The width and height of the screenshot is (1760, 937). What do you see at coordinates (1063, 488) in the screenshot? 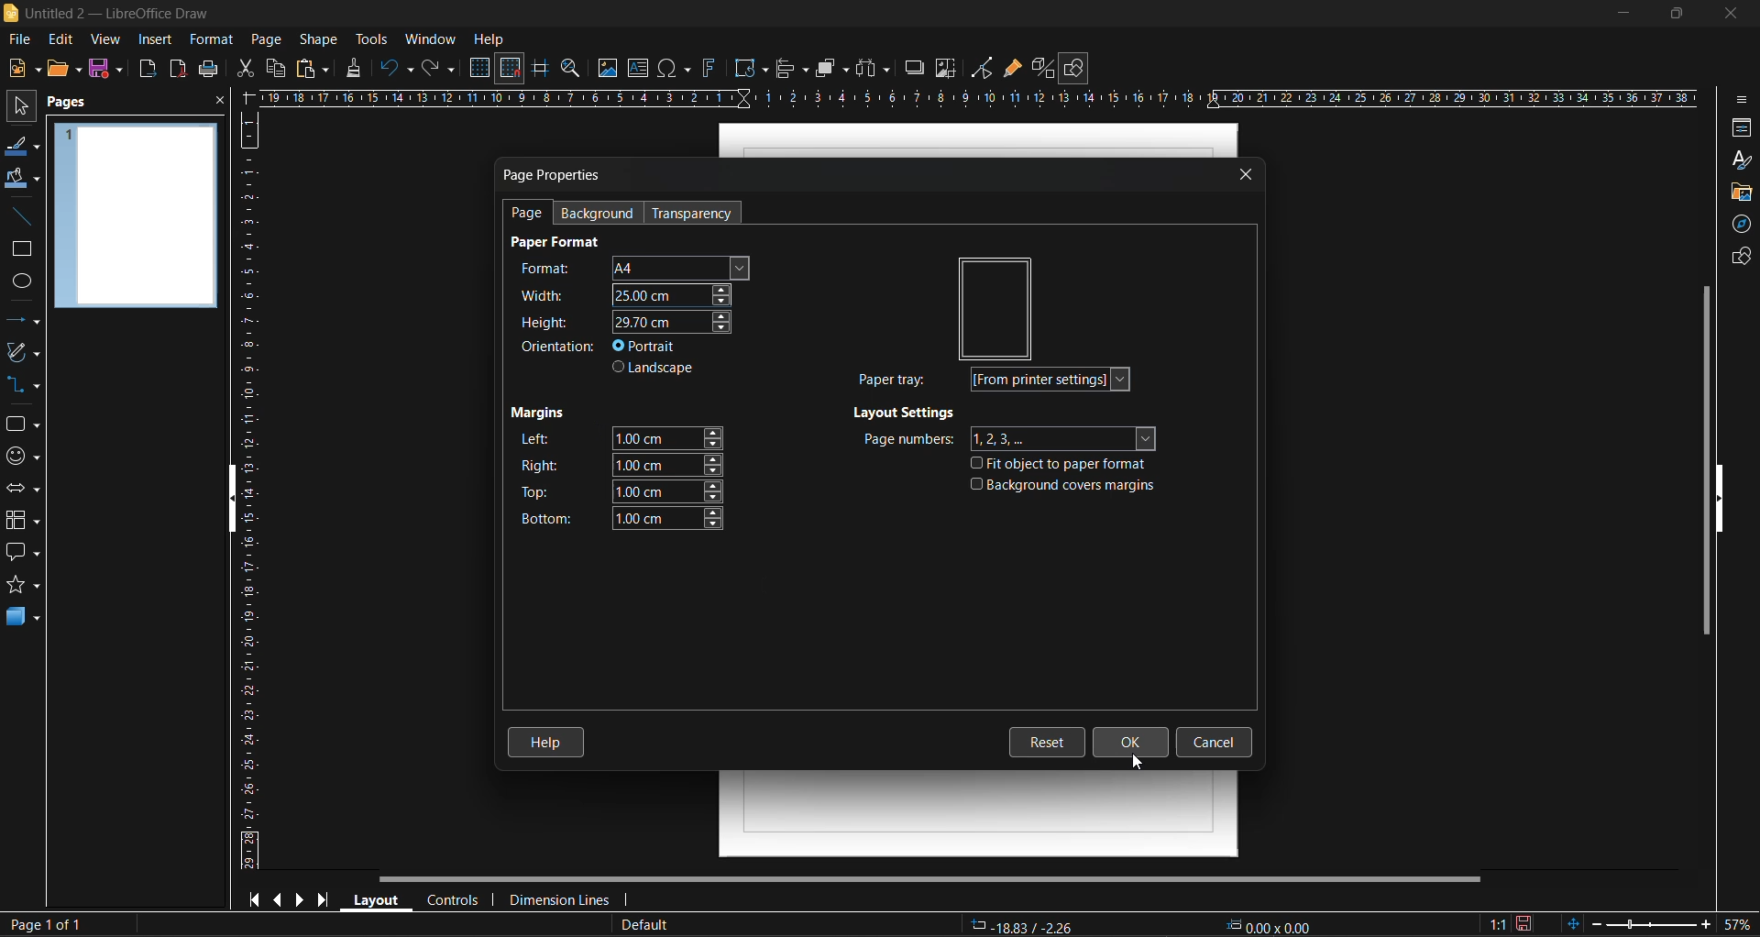
I see `background covers margins` at bounding box center [1063, 488].